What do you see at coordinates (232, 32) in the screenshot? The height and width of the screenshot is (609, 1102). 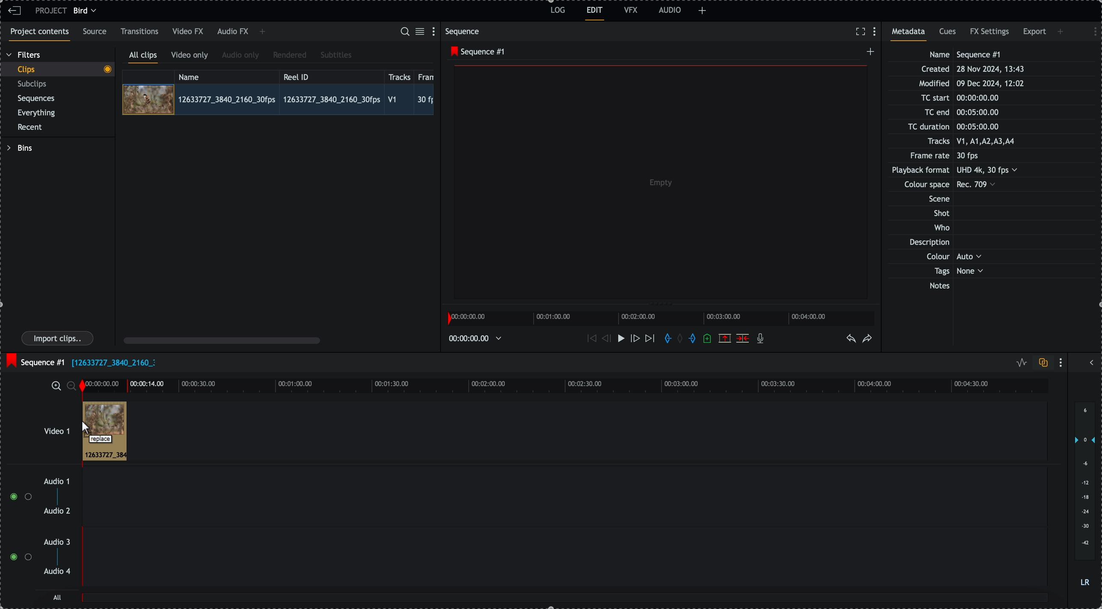 I see `audio FX` at bounding box center [232, 32].